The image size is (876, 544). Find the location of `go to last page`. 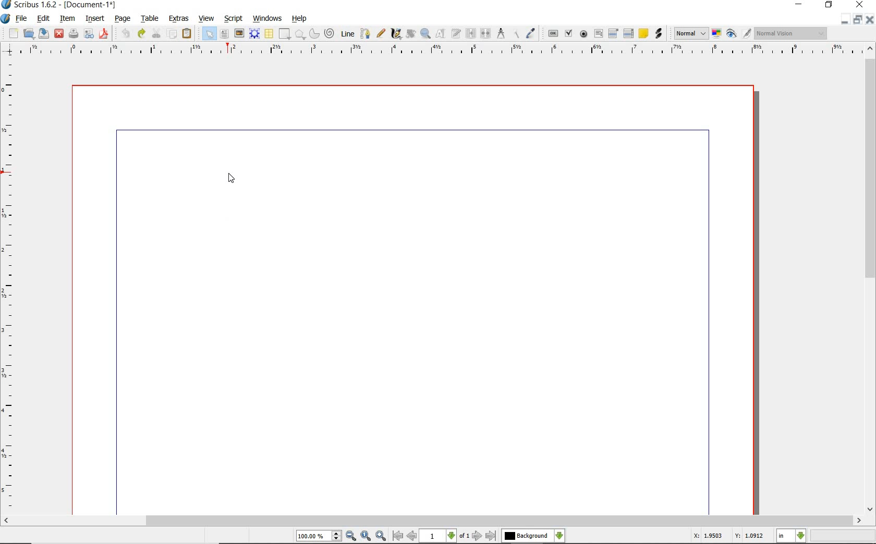

go to last page is located at coordinates (492, 536).